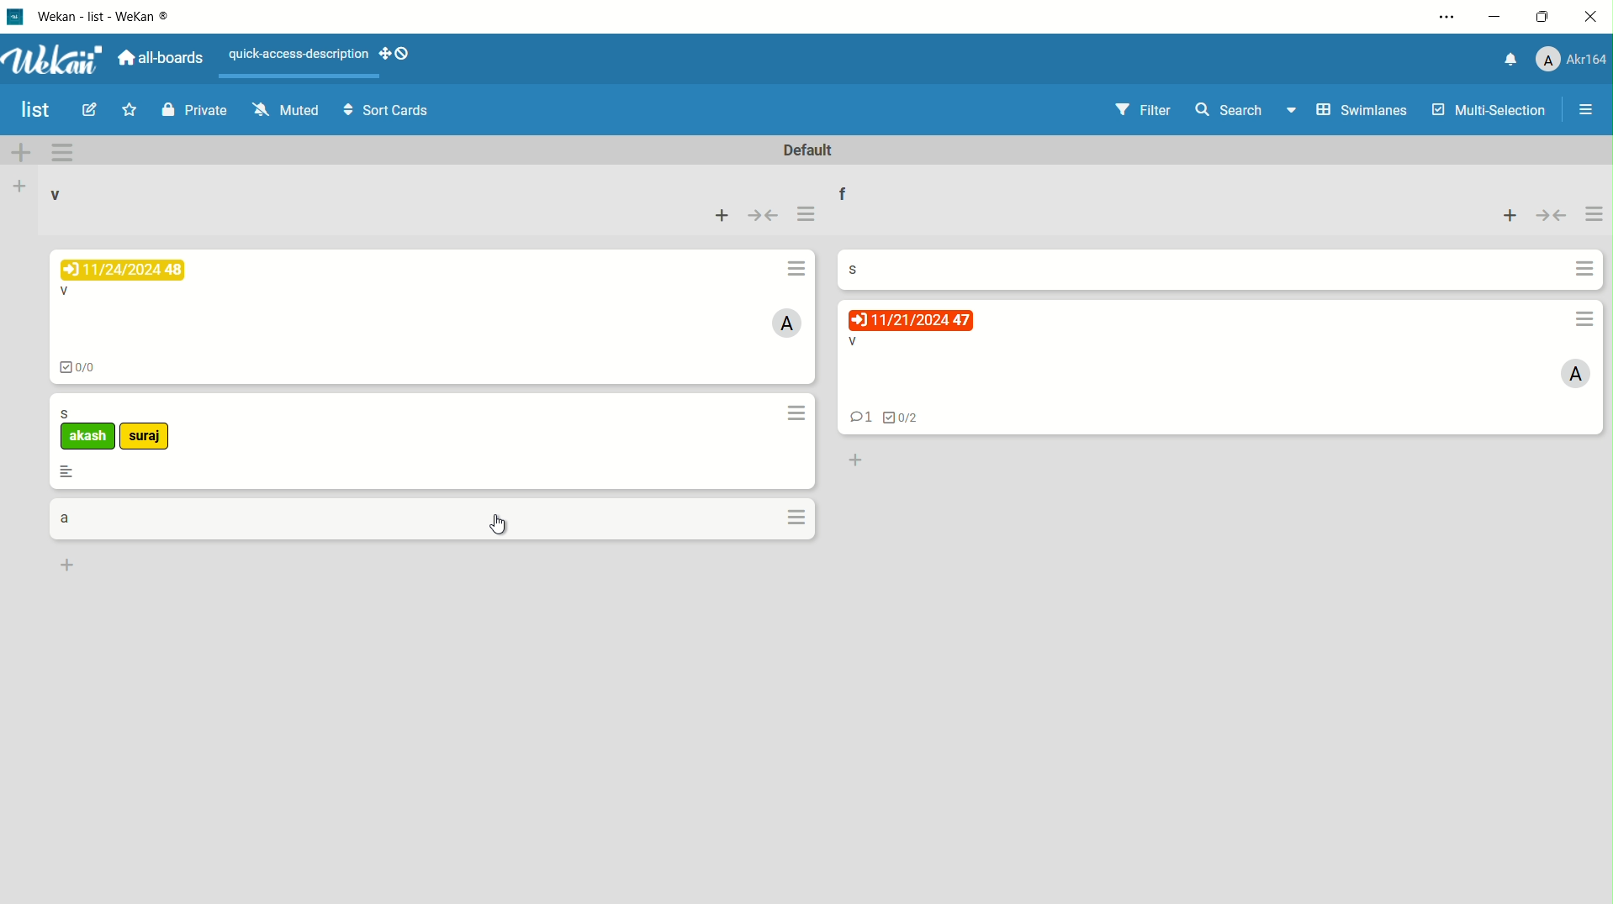  I want to click on due date, so click(910, 320).